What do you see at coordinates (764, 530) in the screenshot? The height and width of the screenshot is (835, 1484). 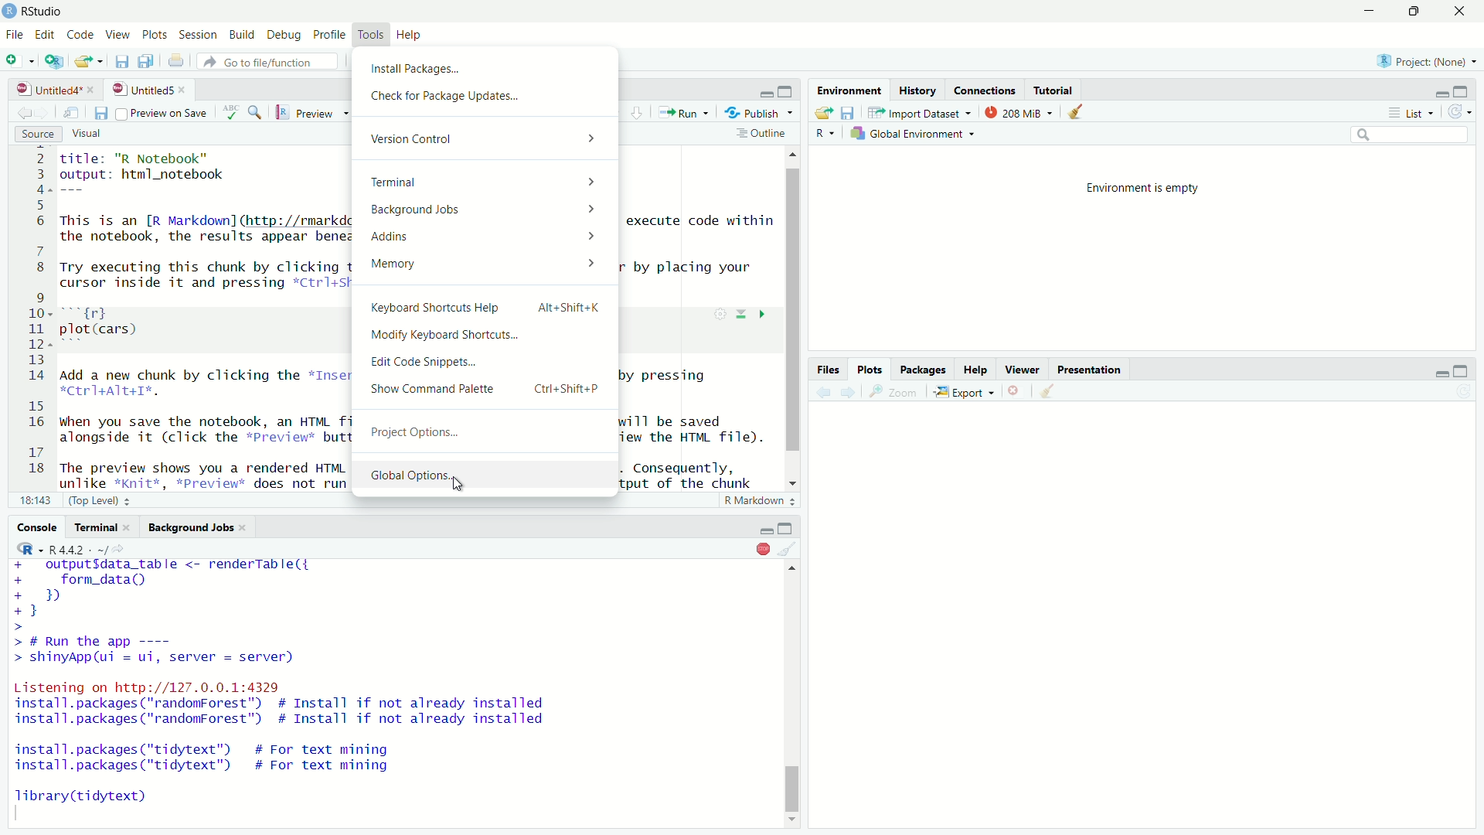 I see `minimize` at bounding box center [764, 530].